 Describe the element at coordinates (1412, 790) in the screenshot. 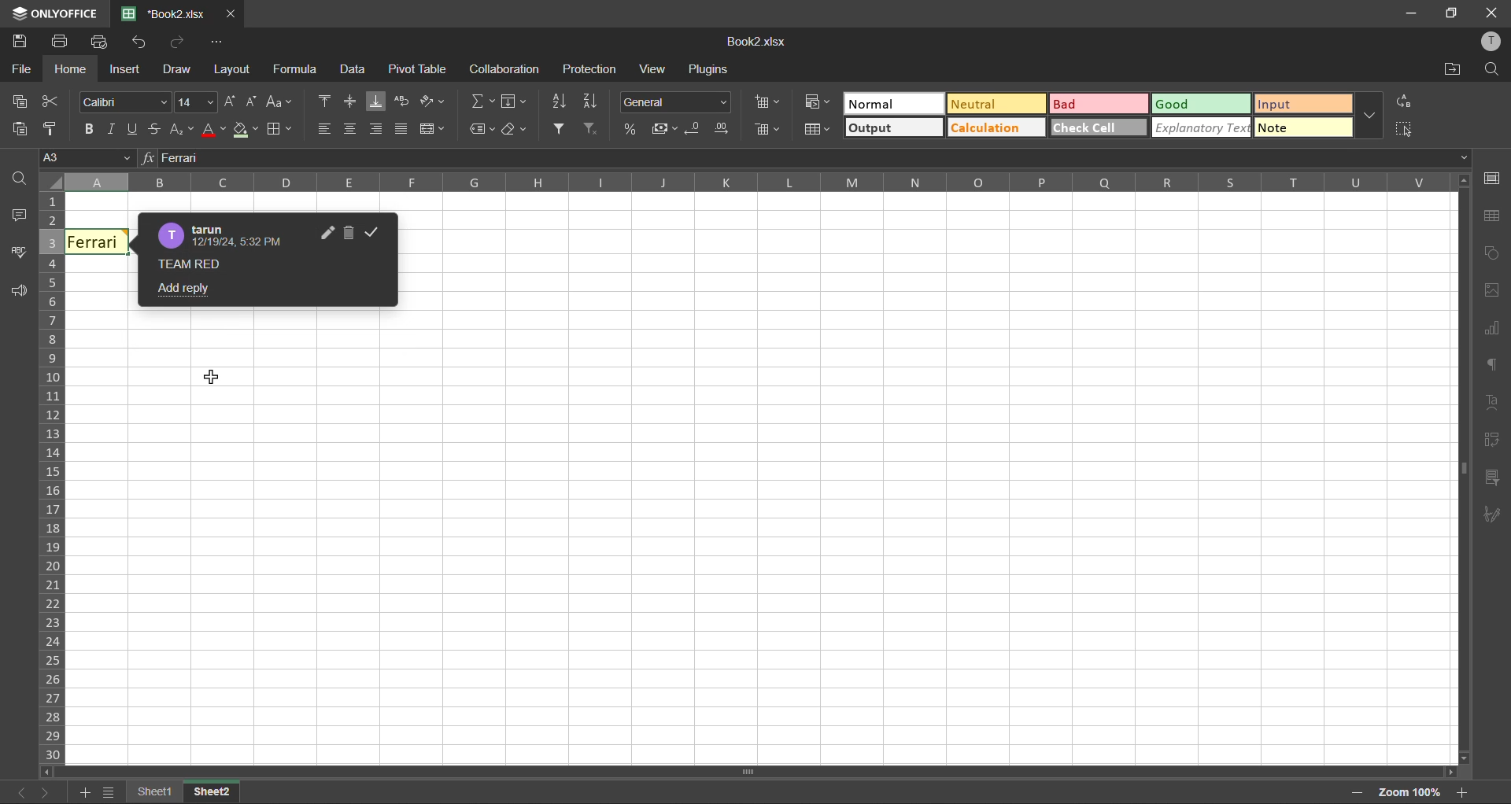

I see `zoom factor` at that location.